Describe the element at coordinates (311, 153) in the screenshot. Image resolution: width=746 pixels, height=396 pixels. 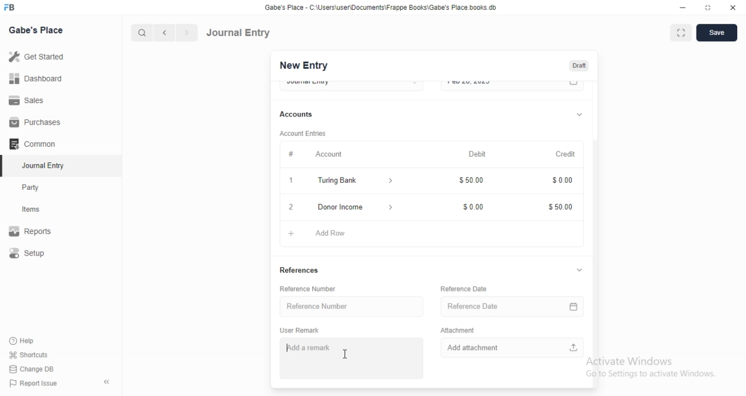
I see `Account` at that location.